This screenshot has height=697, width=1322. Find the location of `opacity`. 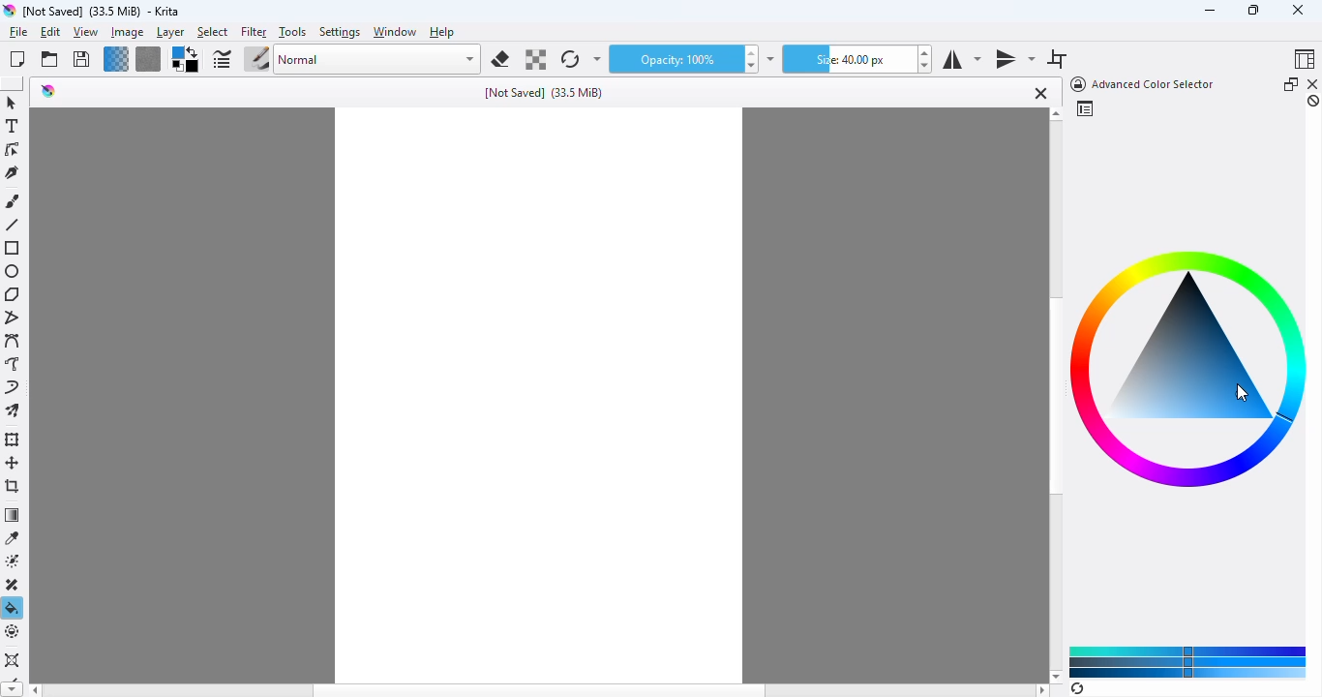

opacity is located at coordinates (673, 59).